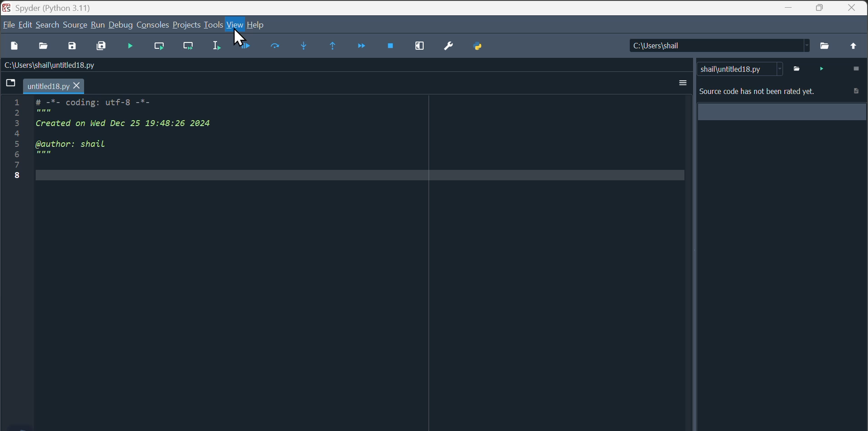 This screenshot has width=868, height=431. What do you see at coordinates (116, 138) in the screenshot?
I see `Initial code` at bounding box center [116, 138].